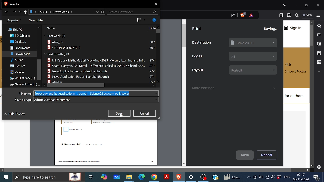 The width and height of the screenshot is (324, 182). I want to click on More settings, so click(234, 89).